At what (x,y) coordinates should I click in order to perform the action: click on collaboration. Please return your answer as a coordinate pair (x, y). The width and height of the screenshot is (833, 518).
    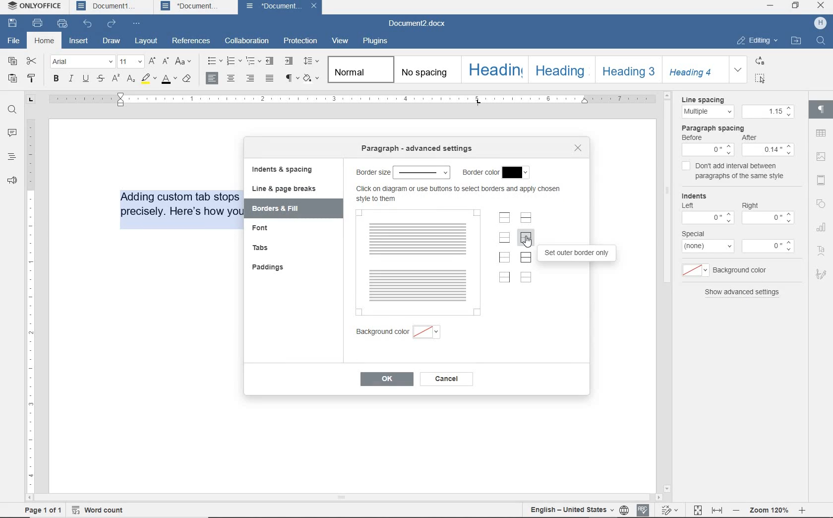
    Looking at the image, I should click on (246, 41).